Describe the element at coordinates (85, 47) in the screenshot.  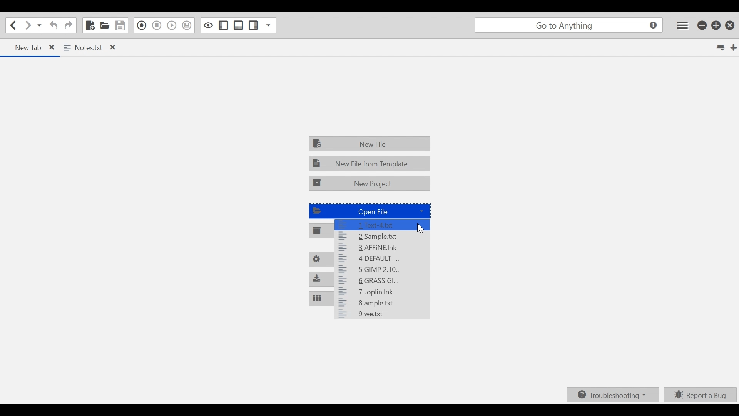
I see `Notes.txt` at that location.